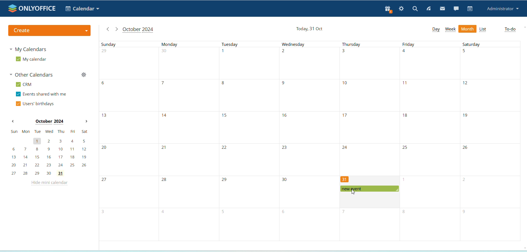  I want to click on settings, so click(402, 9).